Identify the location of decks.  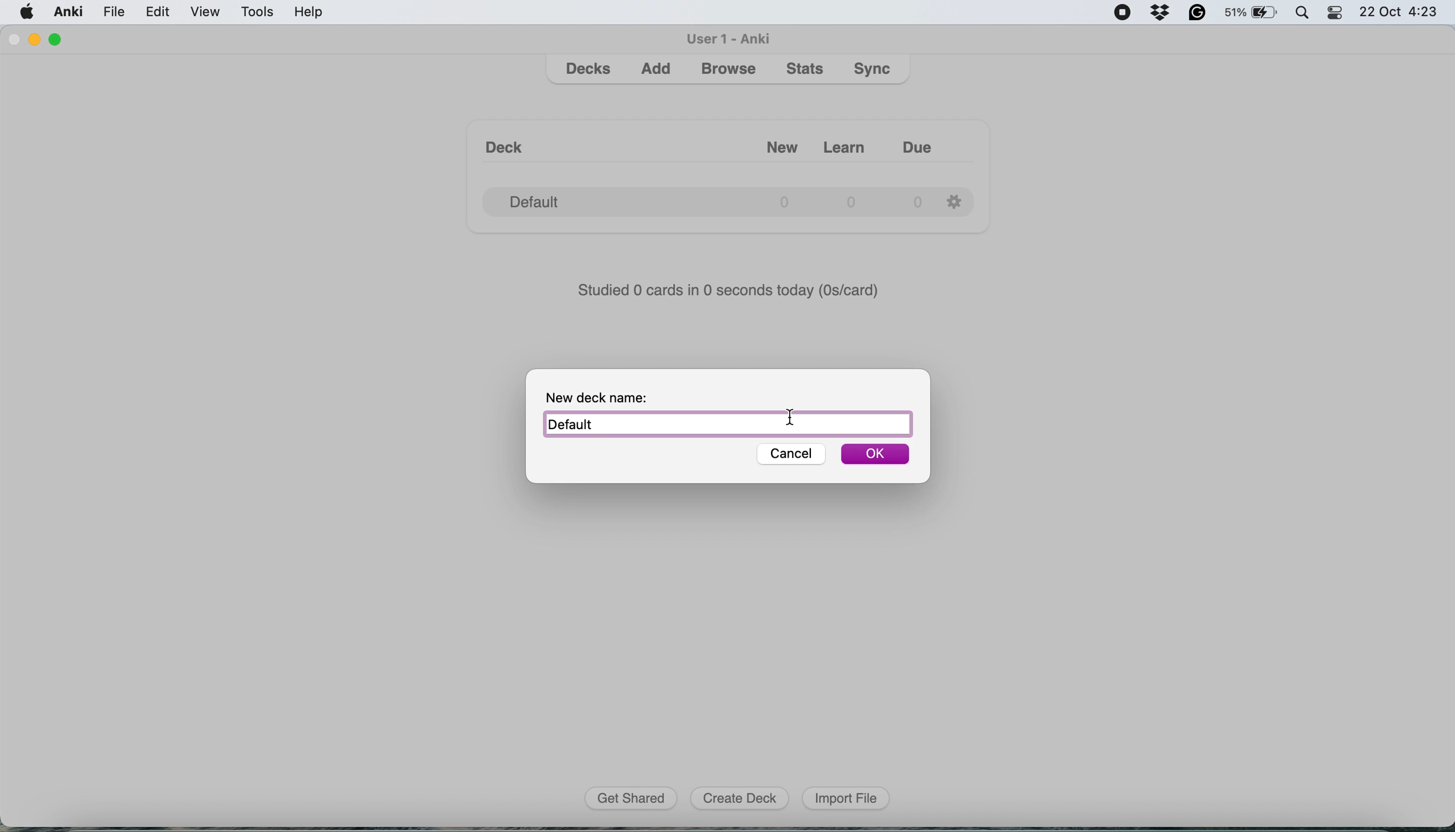
(590, 69).